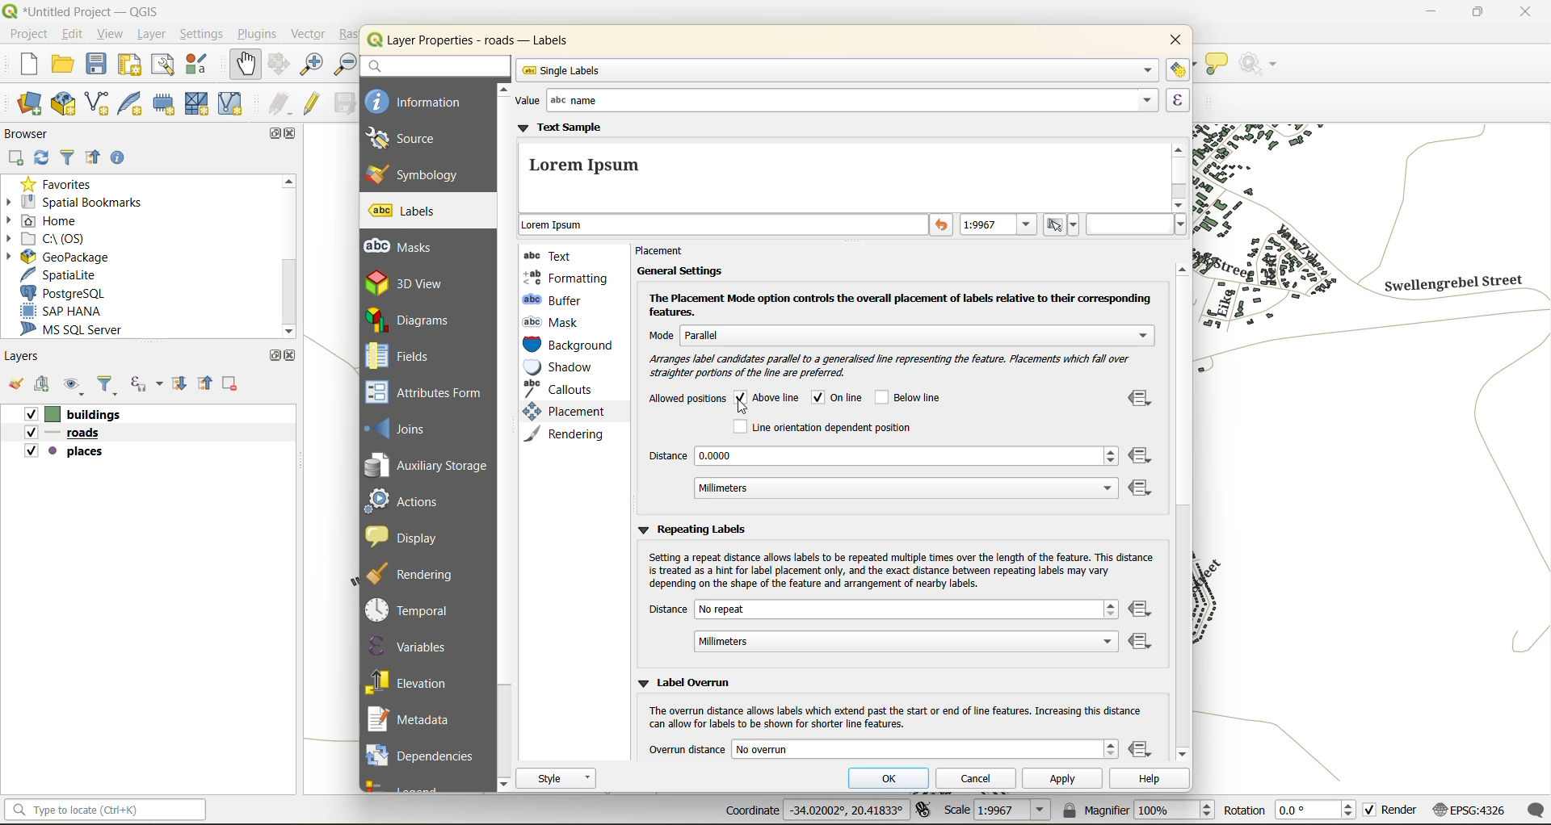 The width and height of the screenshot is (1551, 825). I want to click on elevation, so click(414, 681).